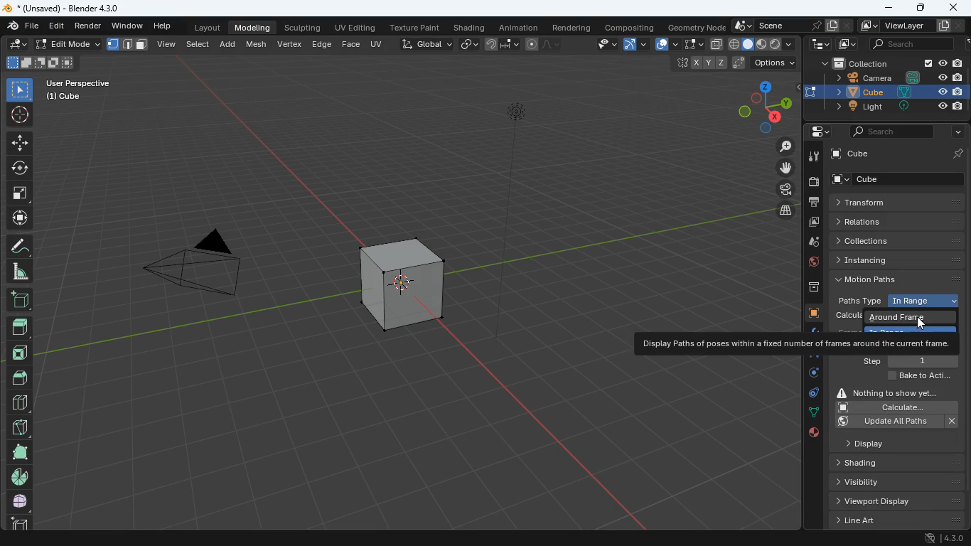 This screenshot has width=971, height=546. I want to click on fullscreen, so click(692, 43).